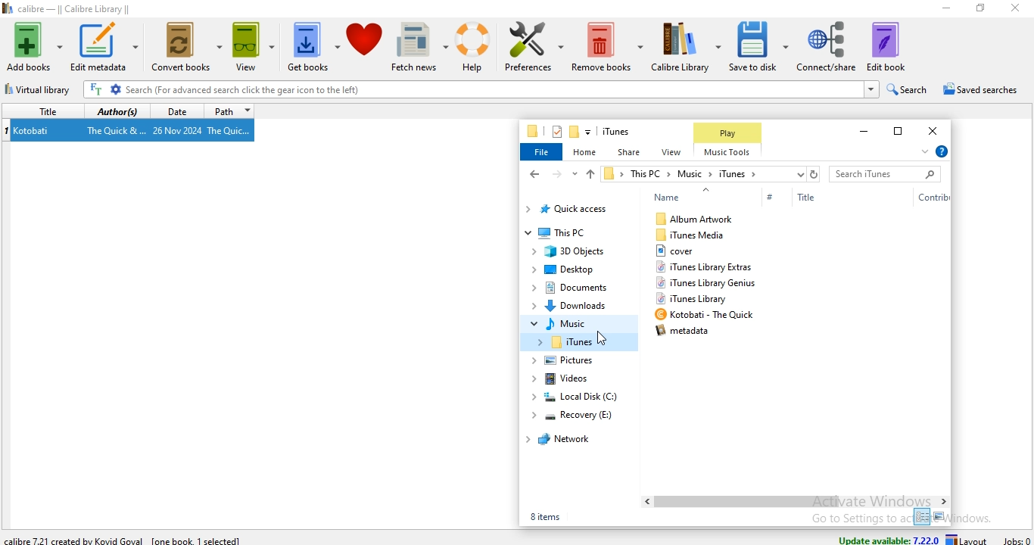  I want to click on Kotobati - The Quick, so click(716, 315).